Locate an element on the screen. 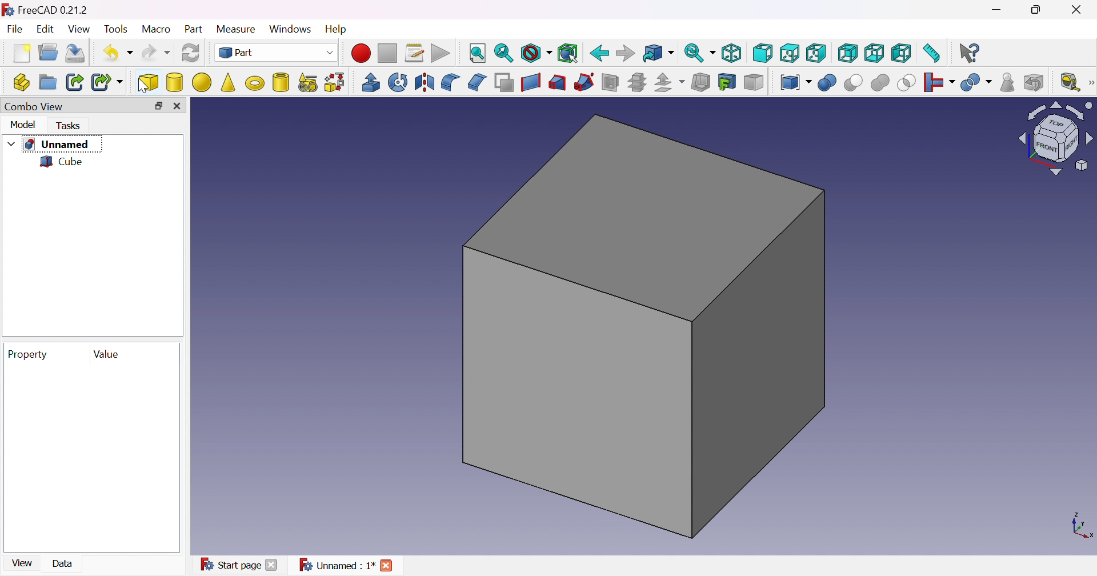 The image size is (1097, 576). Fit selection is located at coordinates (505, 51).